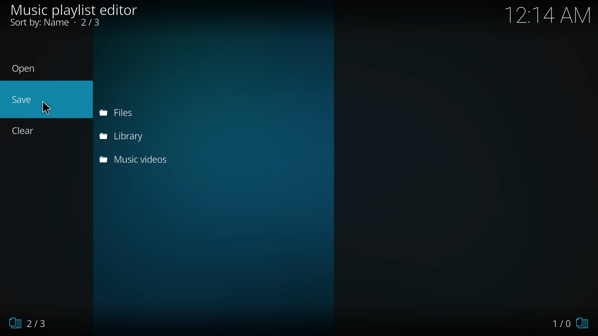 The image size is (598, 336). Describe the element at coordinates (46, 108) in the screenshot. I see `cursor` at that location.